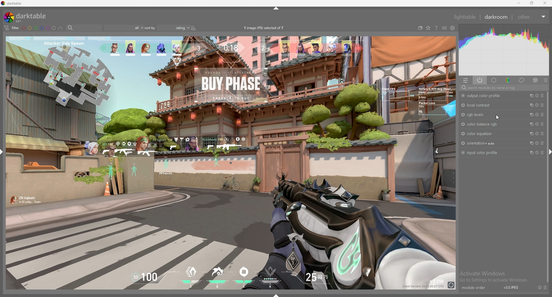  Describe the element at coordinates (482, 152) in the screenshot. I see `input color profile` at that location.